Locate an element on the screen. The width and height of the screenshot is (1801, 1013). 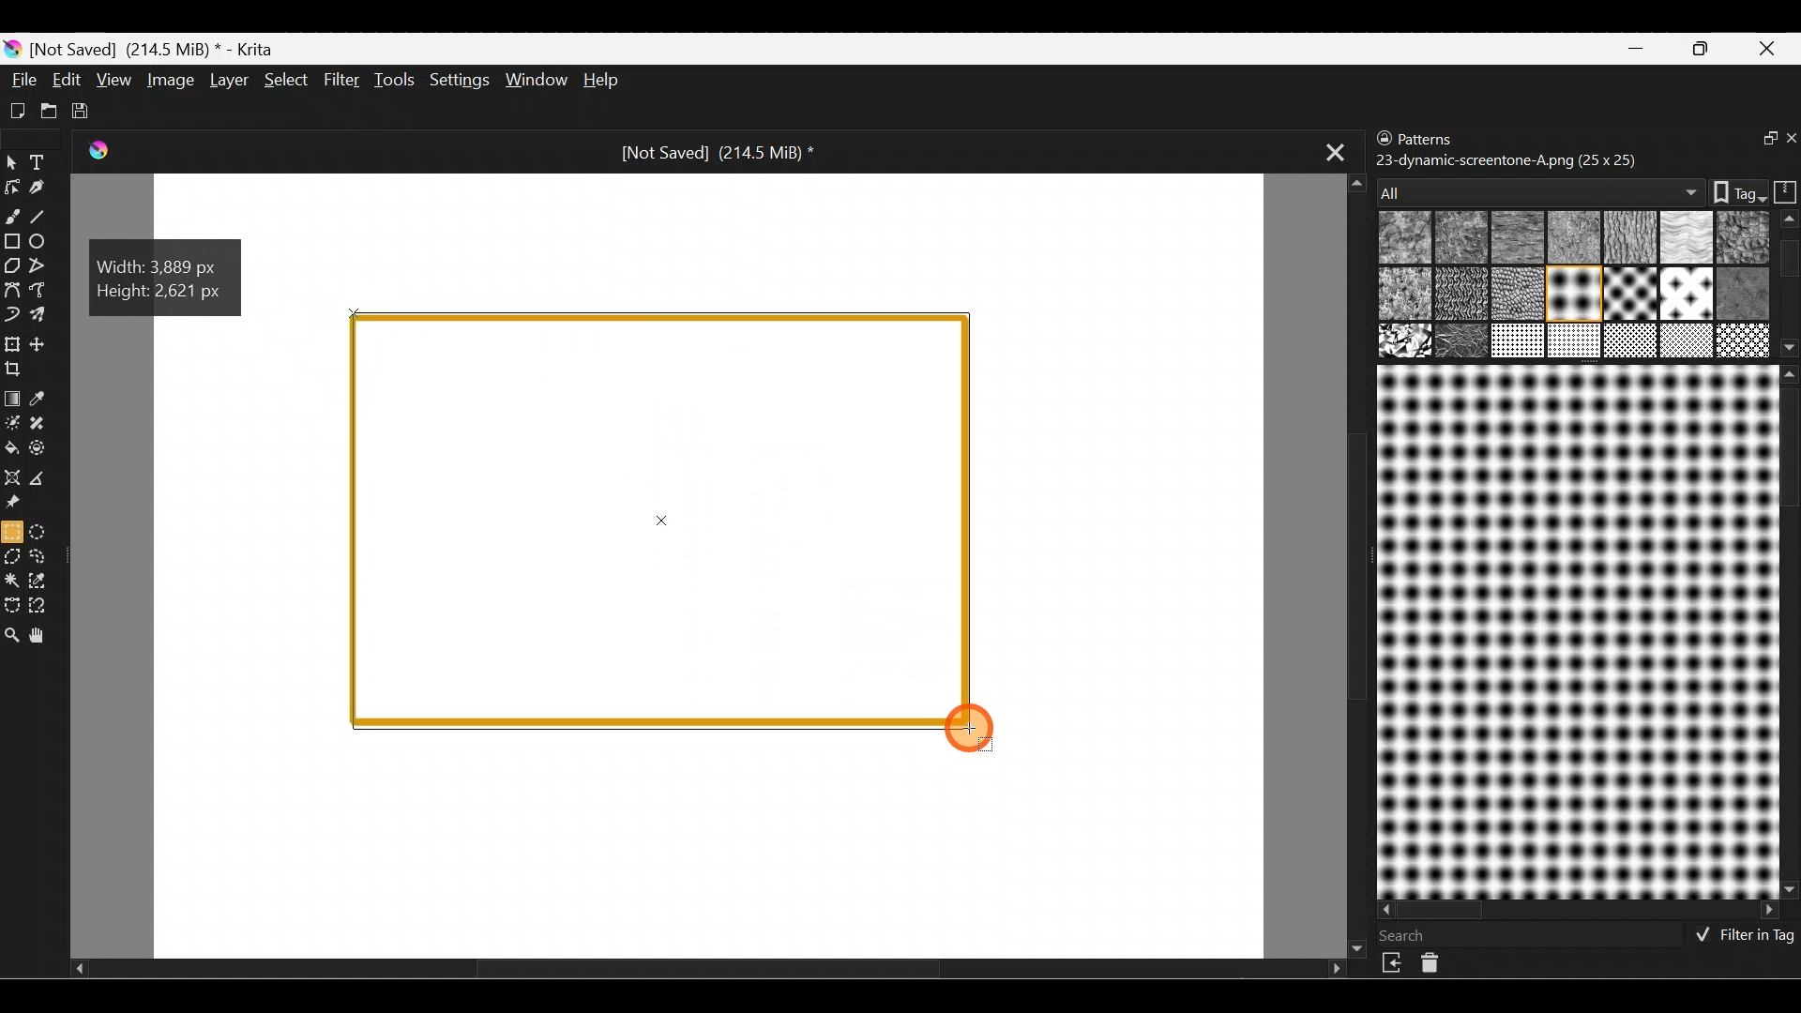
Float docker is located at coordinates (1758, 140).